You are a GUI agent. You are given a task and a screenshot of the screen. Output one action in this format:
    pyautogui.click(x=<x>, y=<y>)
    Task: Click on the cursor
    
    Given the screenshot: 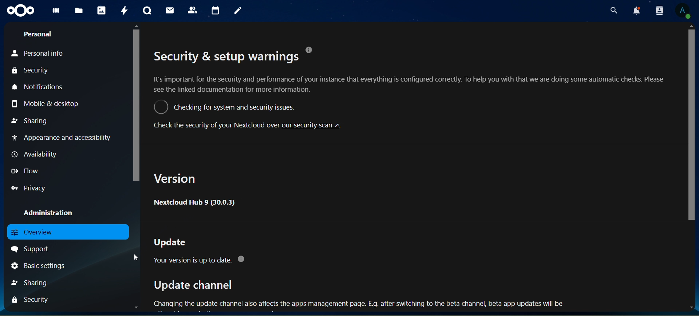 What is the action you would take?
    pyautogui.click(x=136, y=258)
    